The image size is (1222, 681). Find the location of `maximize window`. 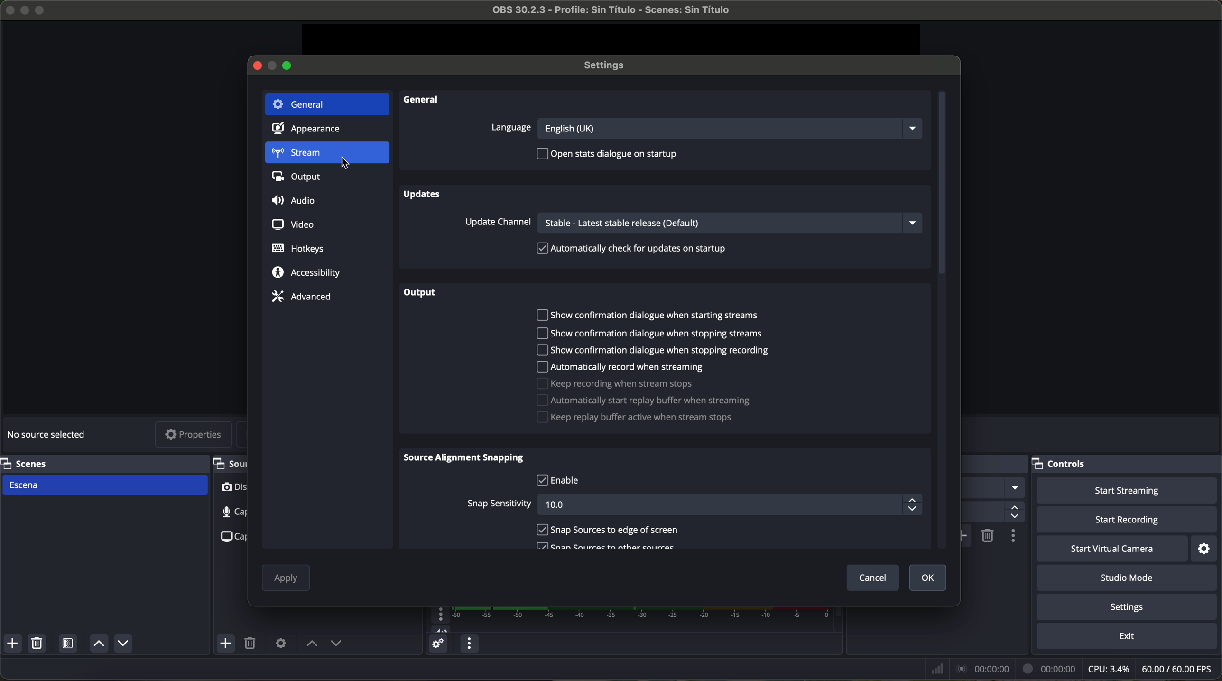

maximize window is located at coordinates (288, 65).